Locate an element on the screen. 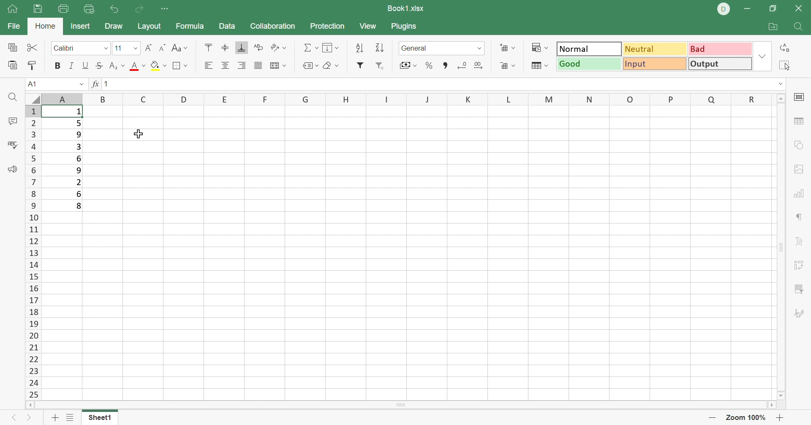  number format is located at coordinates (416, 49).